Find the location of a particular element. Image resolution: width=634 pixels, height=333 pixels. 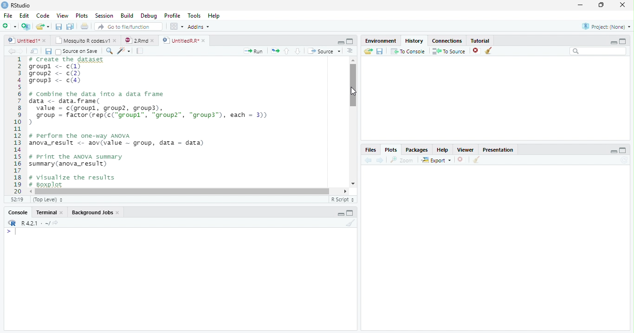

Save all is located at coordinates (50, 52).